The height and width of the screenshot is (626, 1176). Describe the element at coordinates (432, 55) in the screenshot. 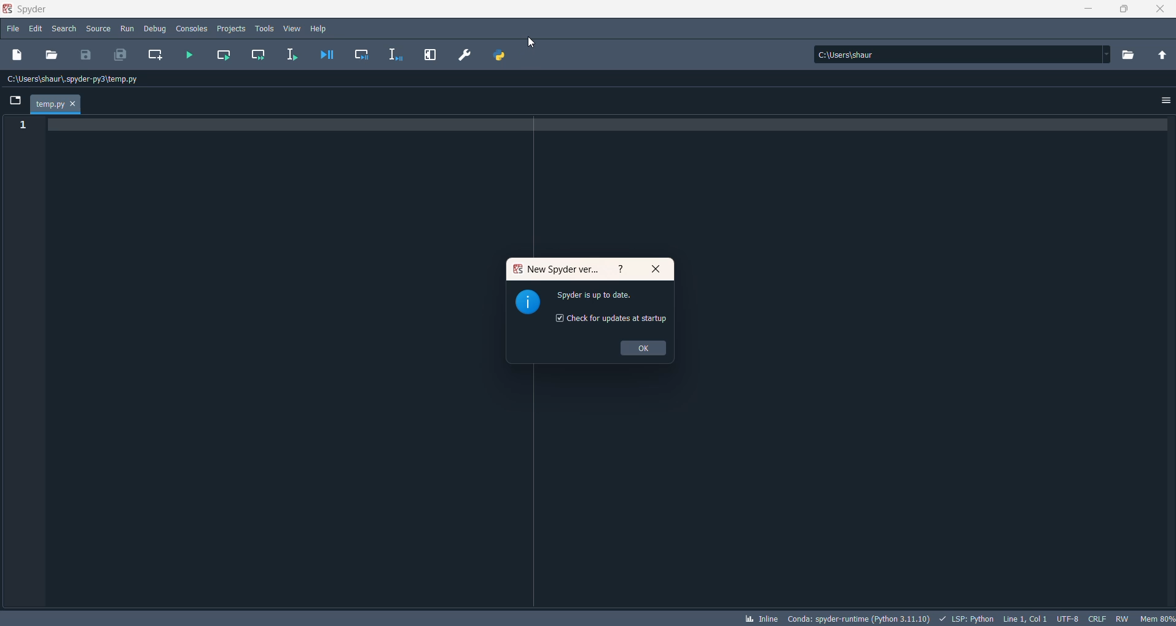

I see `MAXIMIZE CURRENT PANE` at that location.